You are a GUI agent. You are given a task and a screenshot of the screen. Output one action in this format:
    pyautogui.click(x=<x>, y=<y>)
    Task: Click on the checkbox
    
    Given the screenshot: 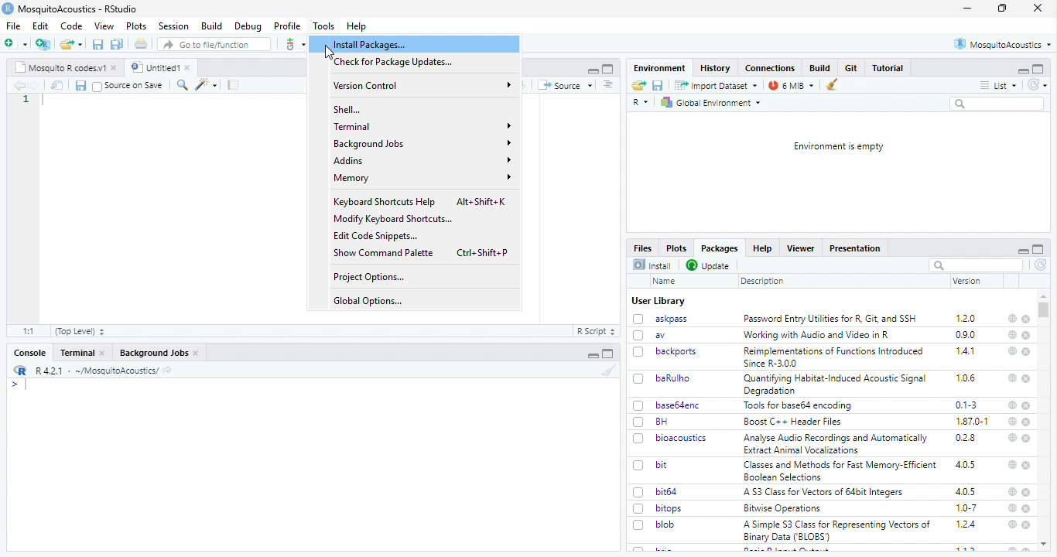 What is the action you would take?
    pyautogui.click(x=639, y=439)
    